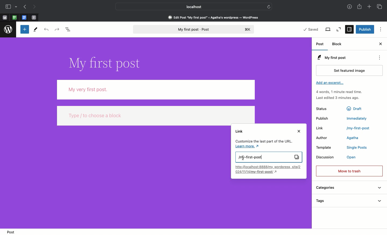 The image size is (387, 235). What do you see at coordinates (56, 29) in the screenshot?
I see `Redo` at bounding box center [56, 29].